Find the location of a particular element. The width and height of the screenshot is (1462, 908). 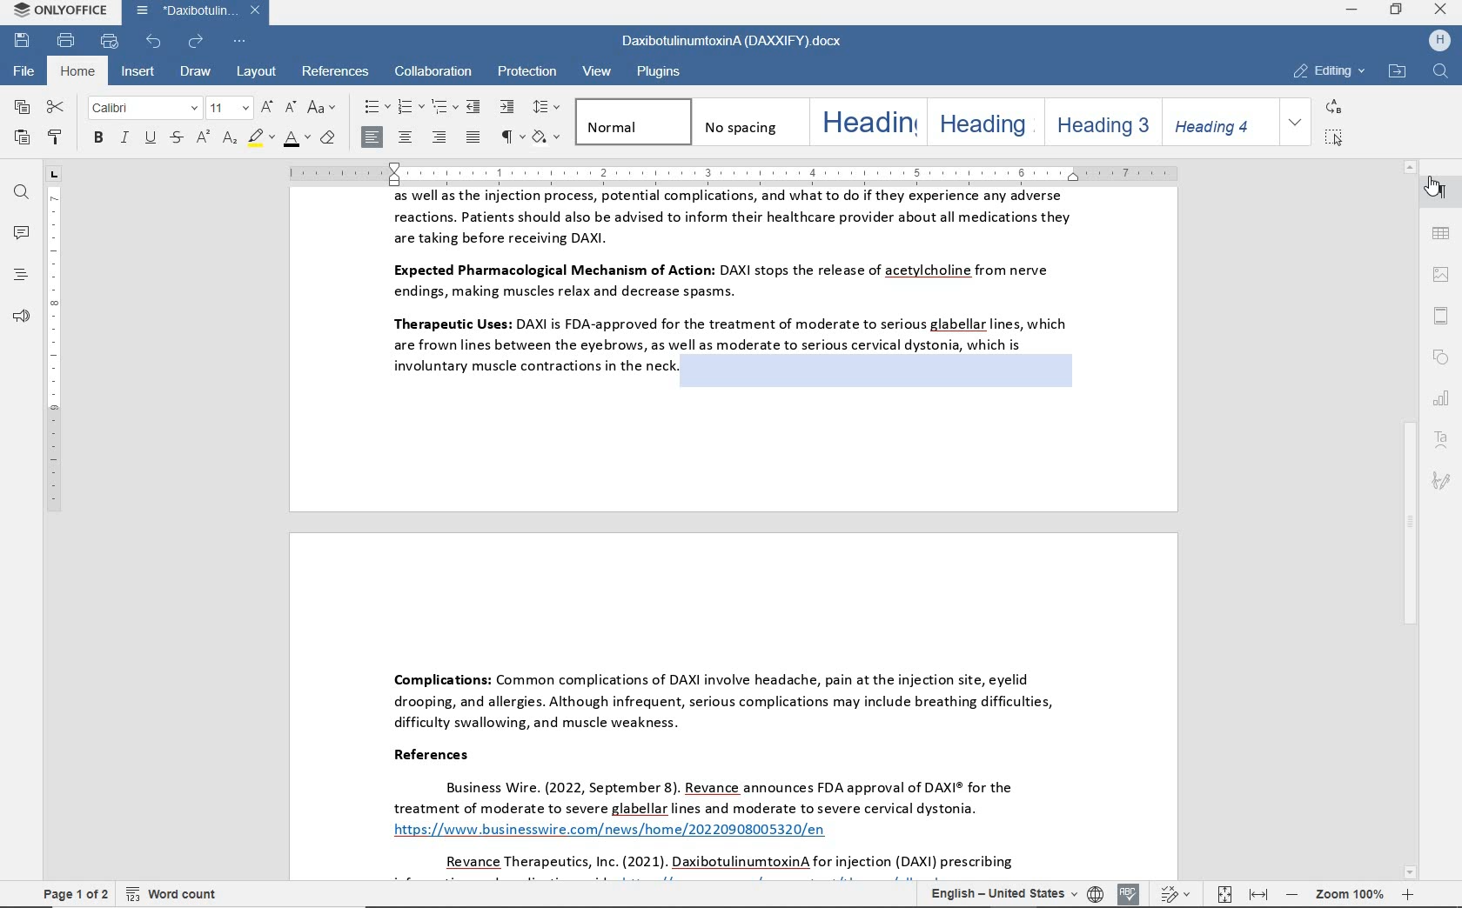

word count is located at coordinates (172, 891).